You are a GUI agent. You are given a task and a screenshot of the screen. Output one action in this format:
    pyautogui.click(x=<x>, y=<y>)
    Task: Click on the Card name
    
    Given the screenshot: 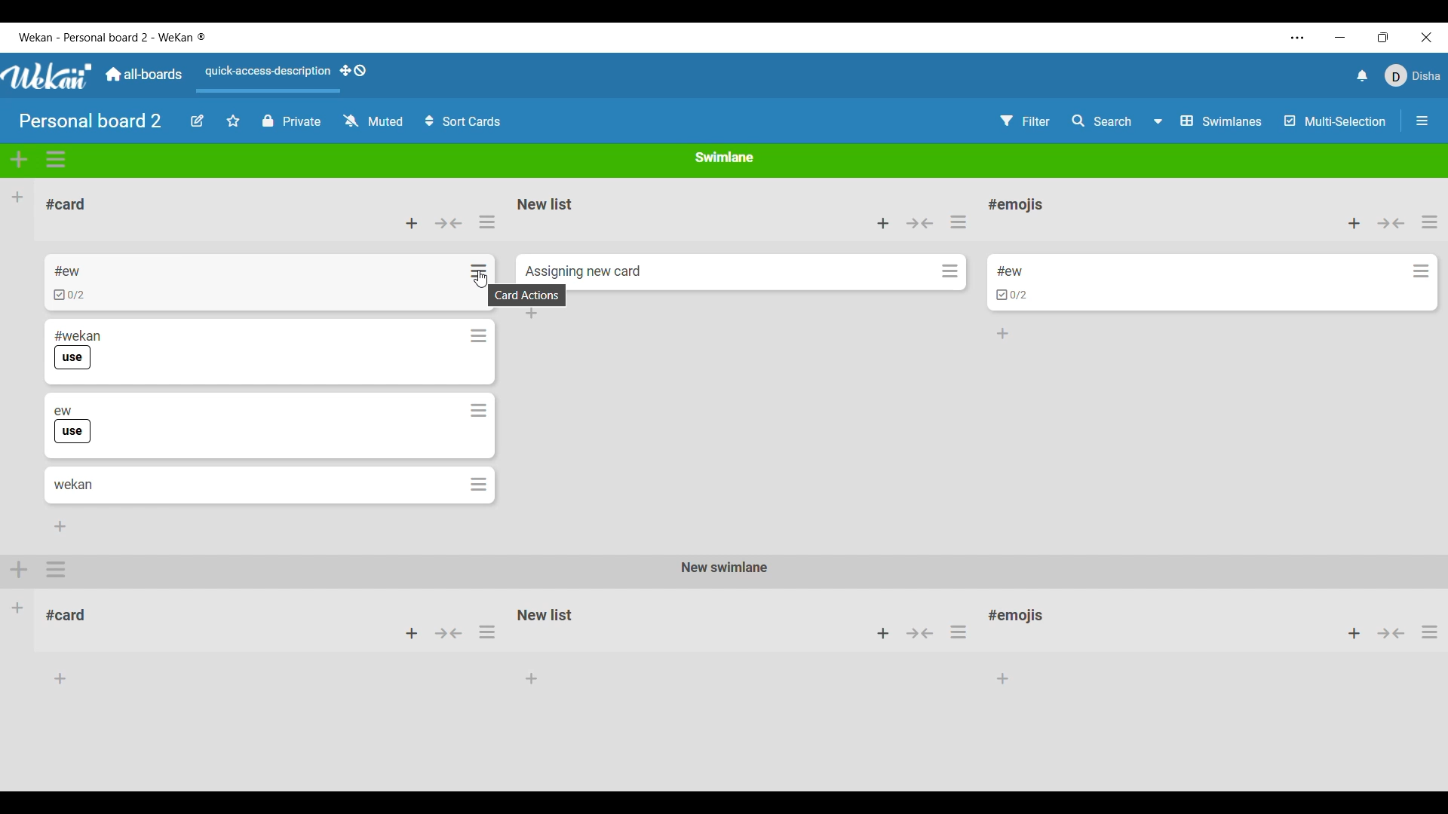 What is the action you would take?
    pyautogui.click(x=1010, y=271)
    